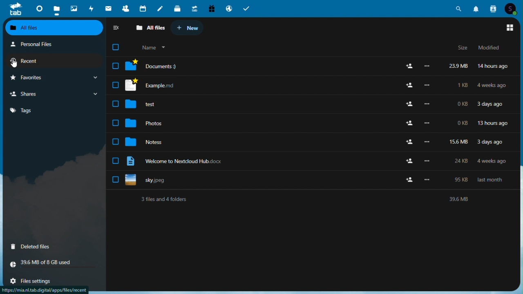  Describe the element at coordinates (492, 48) in the screenshot. I see `modified` at that location.